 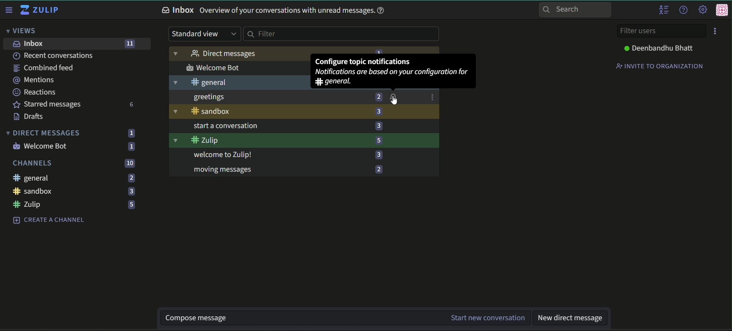 I want to click on welcomeBot, so click(x=243, y=68).